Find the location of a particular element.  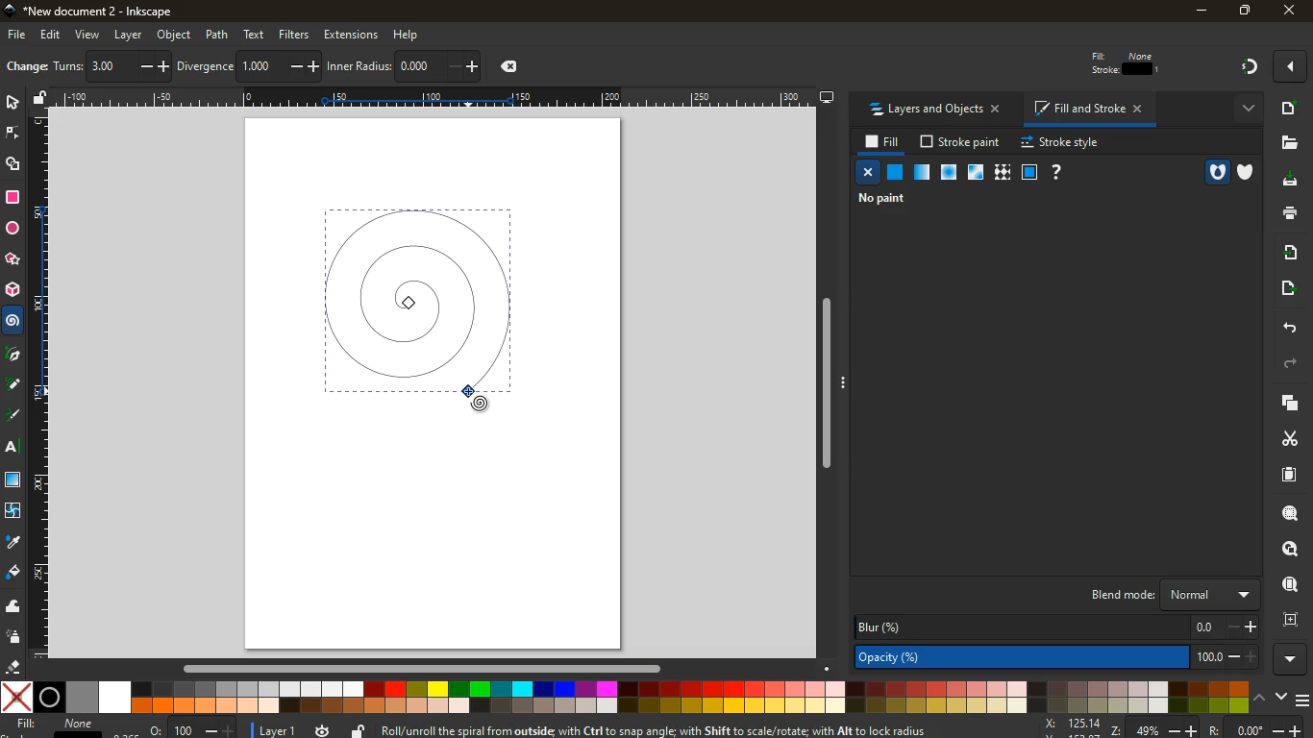

 is located at coordinates (173, 34).